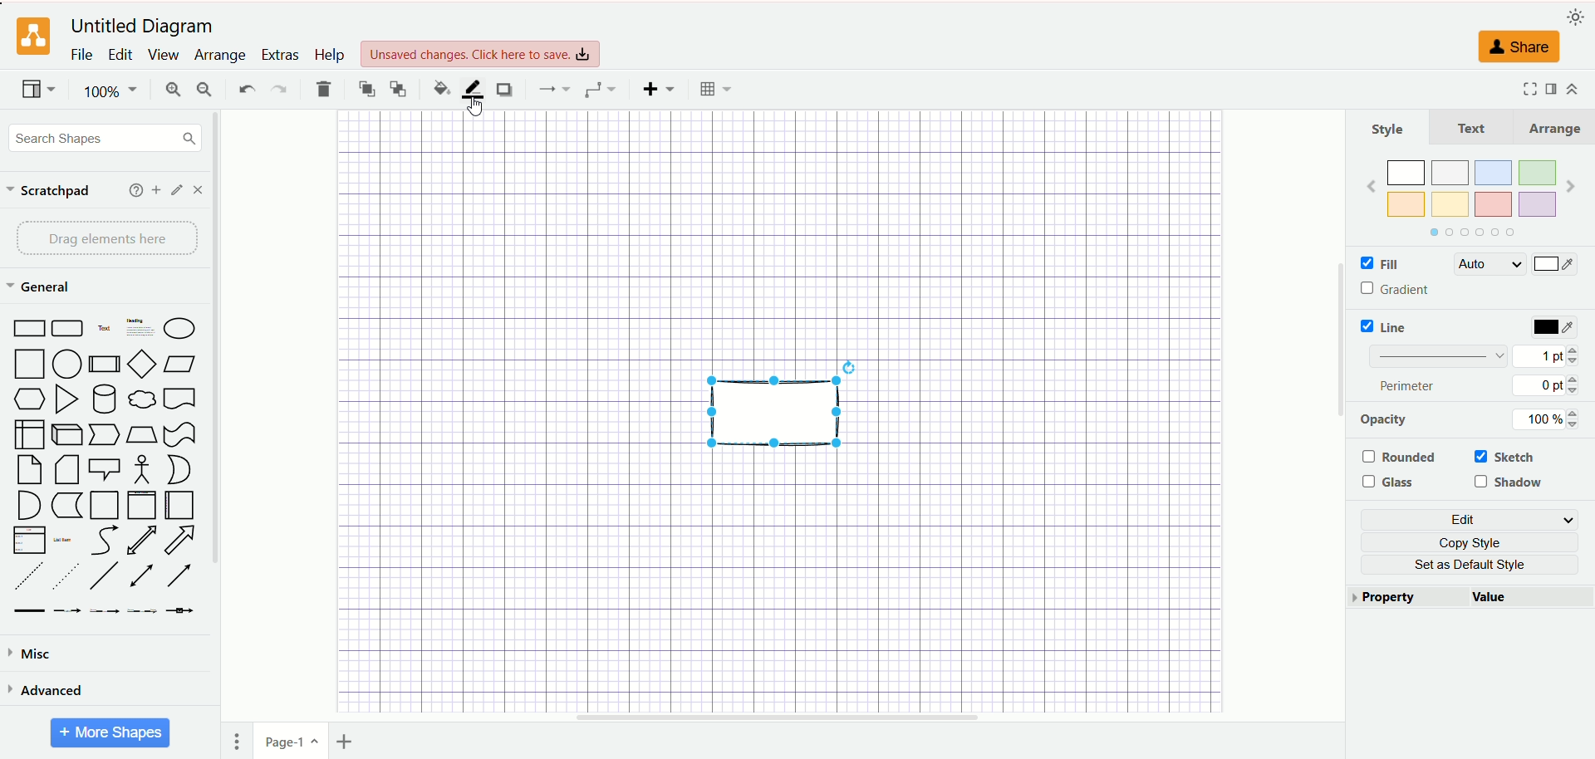  What do you see at coordinates (172, 90) in the screenshot?
I see `zoom in` at bounding box center [172, 90].